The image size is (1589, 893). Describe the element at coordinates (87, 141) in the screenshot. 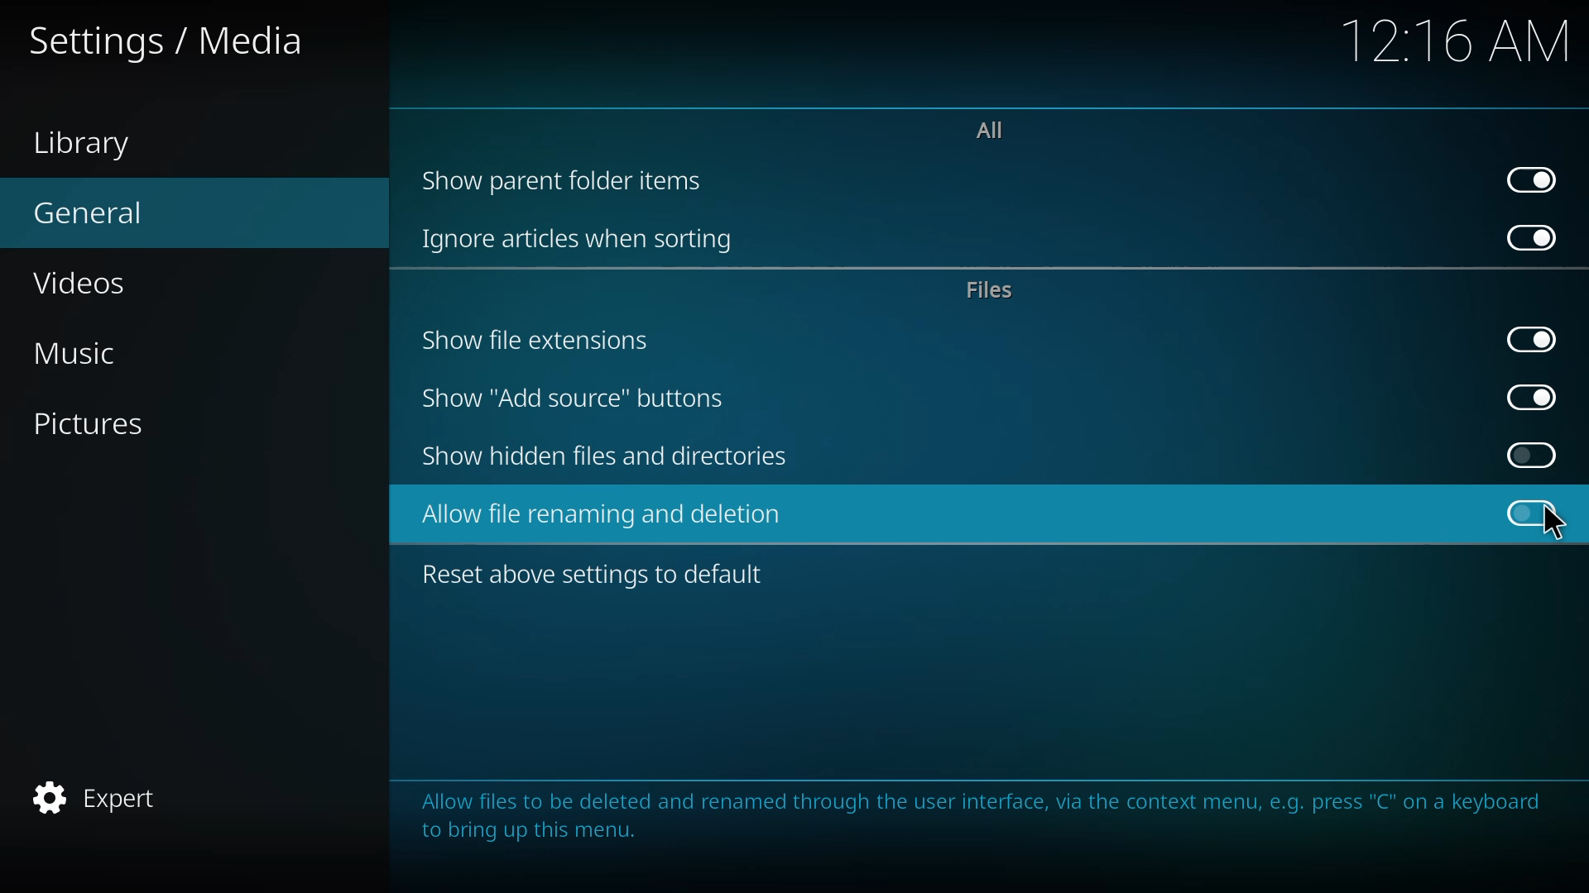

I see `library` at that location.